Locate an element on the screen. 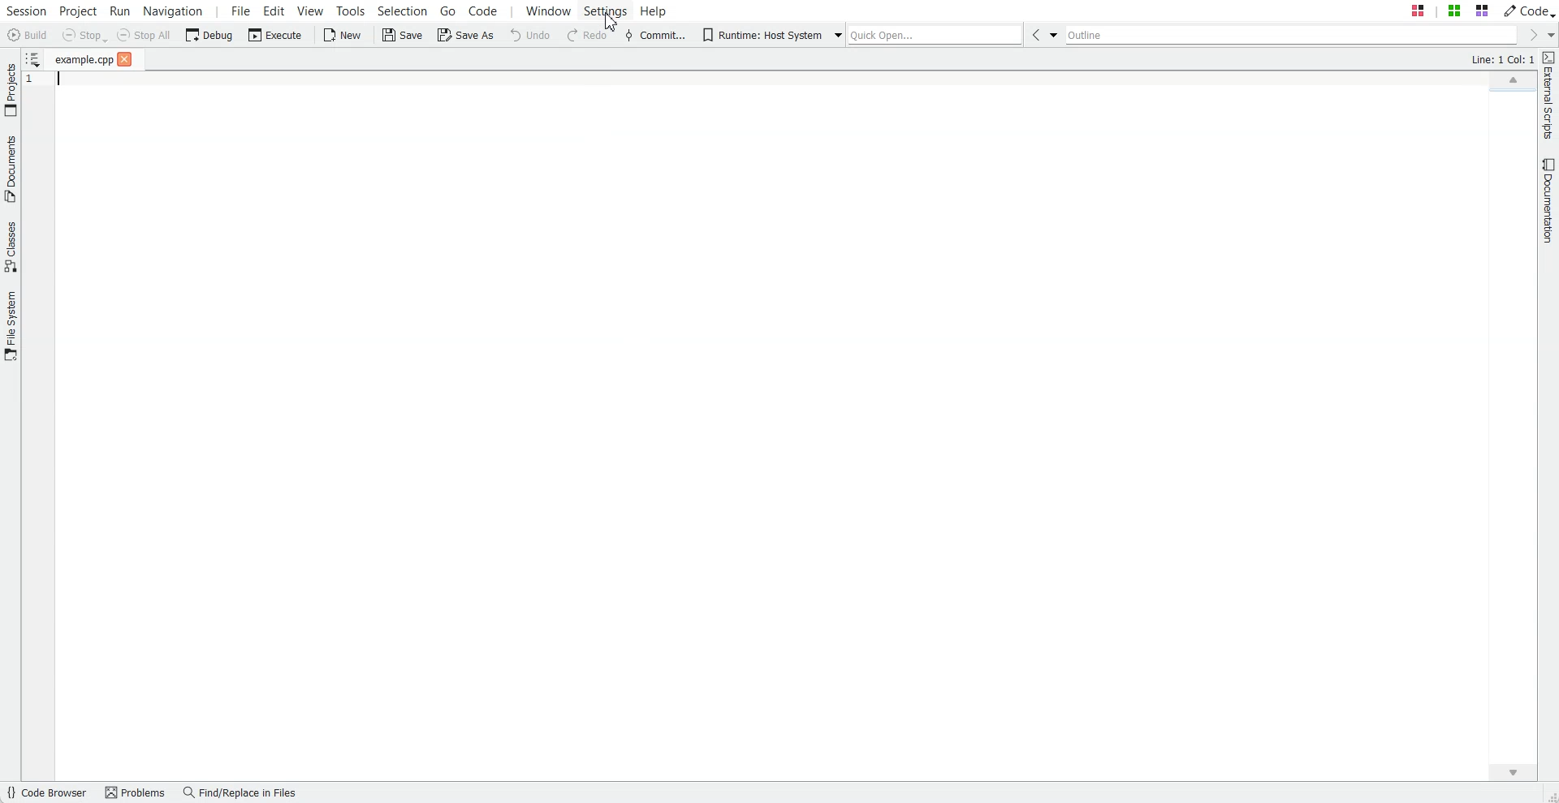 The width and height of the screenshot is (1559, 803). Execute is located at coordinates (275, 35).